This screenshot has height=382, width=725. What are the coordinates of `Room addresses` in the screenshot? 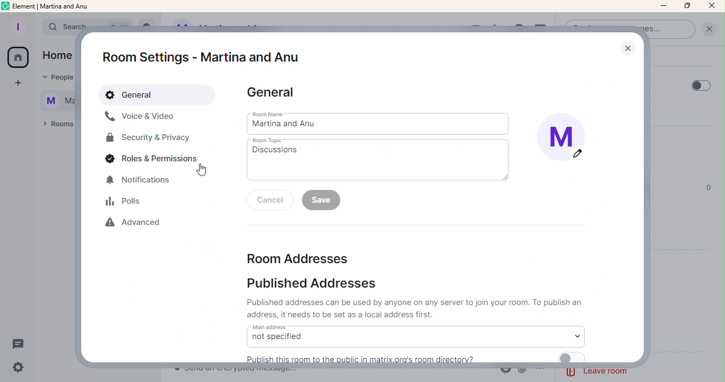 It's located at (296, 259).